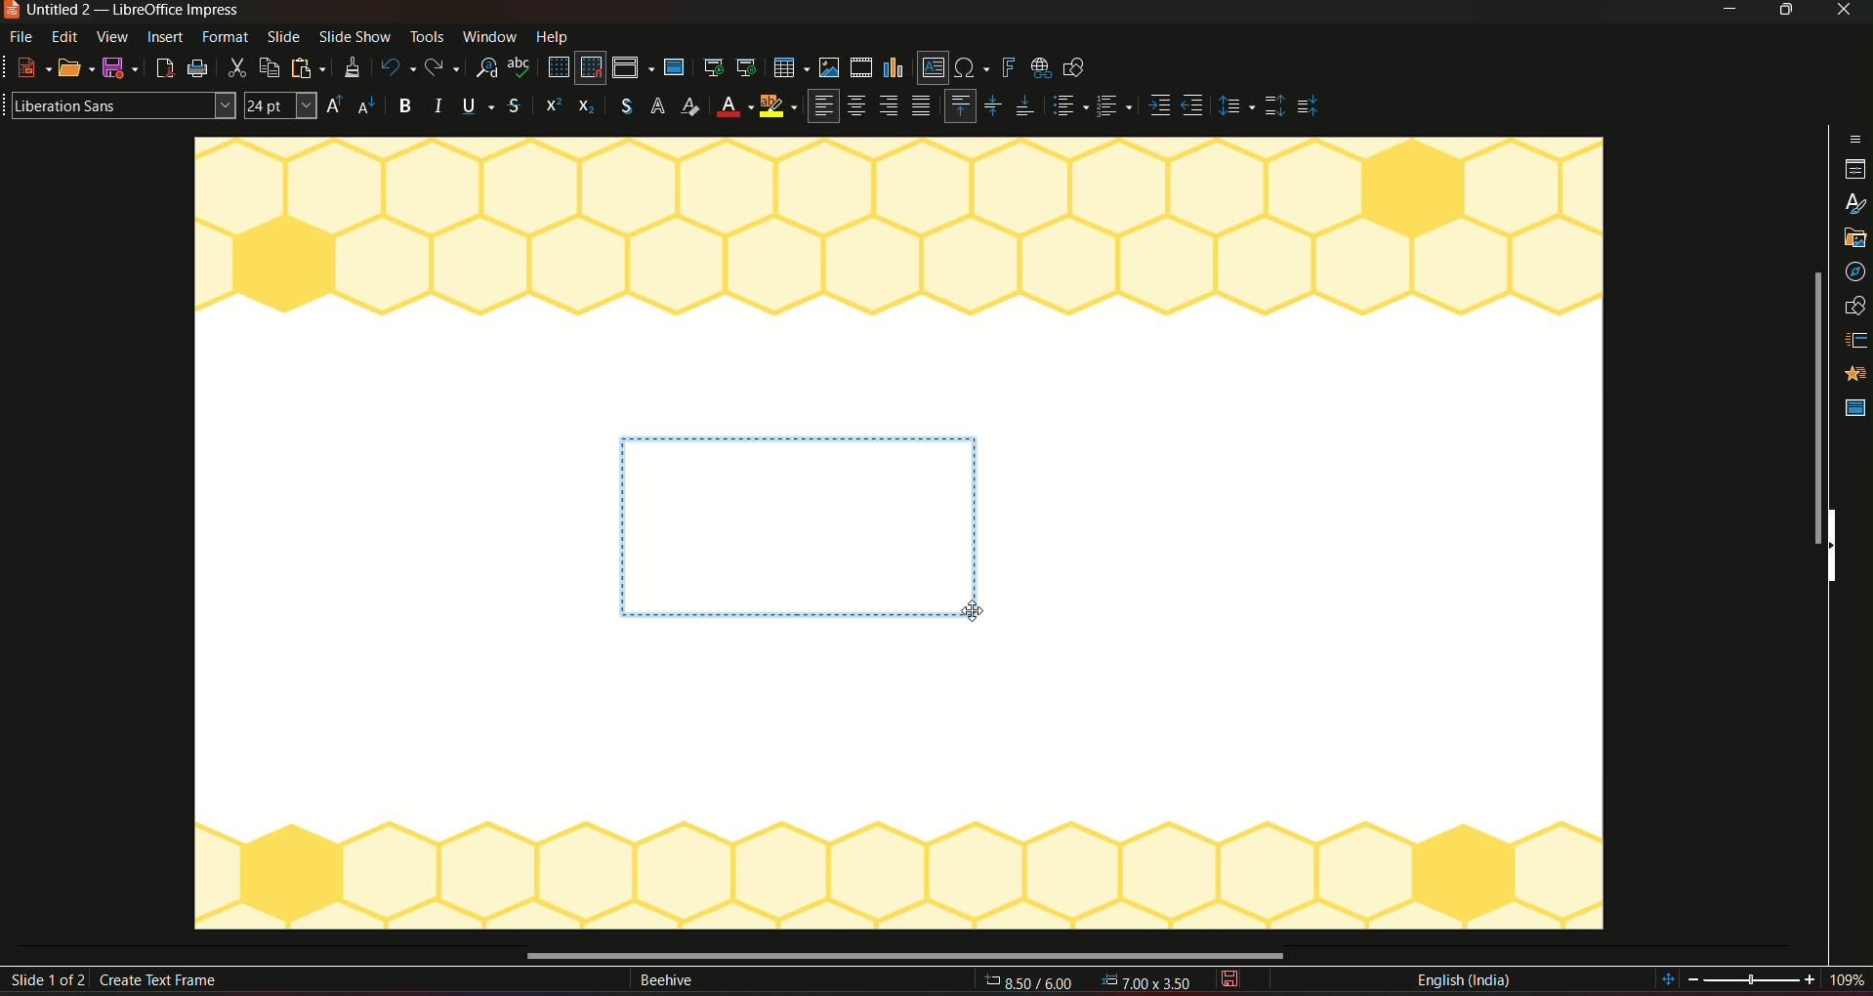 This screenshot has width=1873, height=996. What do you see at coordinates (1068, 107) in the screenshot?
I see `paragraph style 1` at bounding box center [1068, 107].